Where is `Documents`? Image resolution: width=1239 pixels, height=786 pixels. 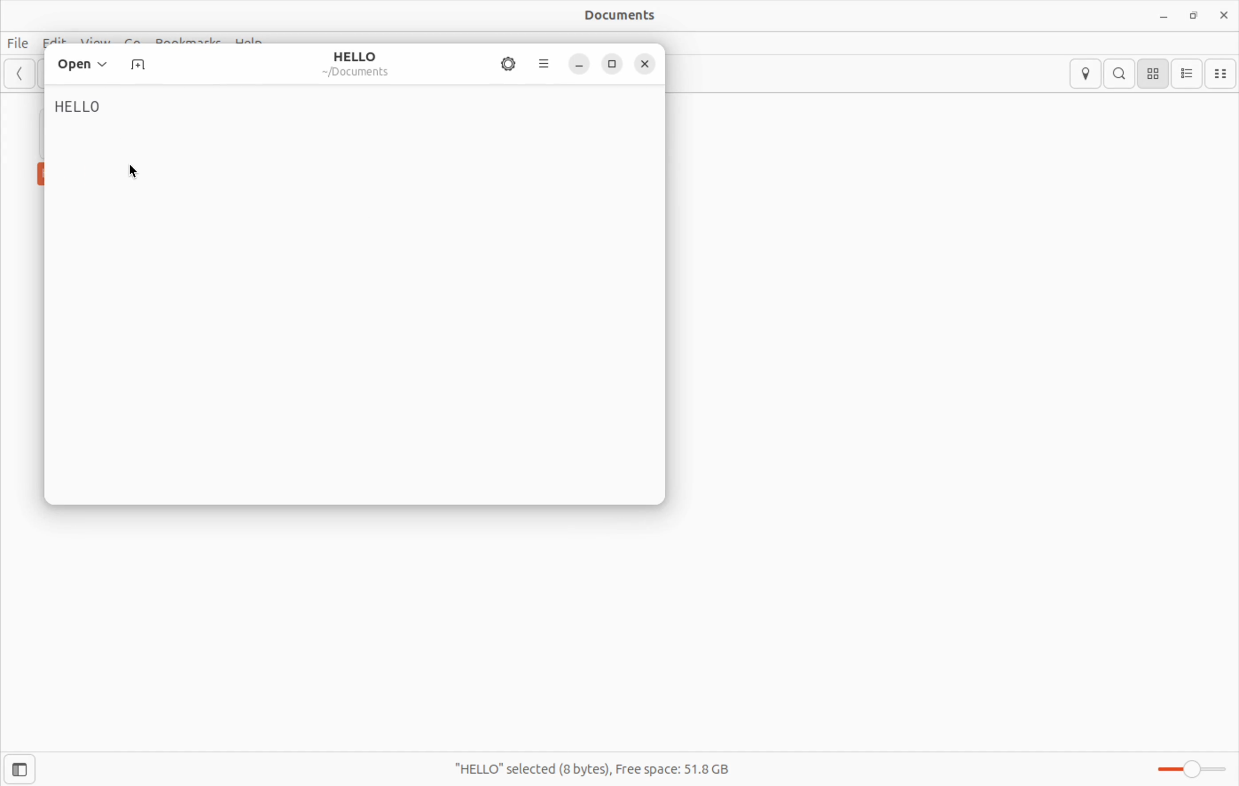
Documents is located at coordinates (622, 17).